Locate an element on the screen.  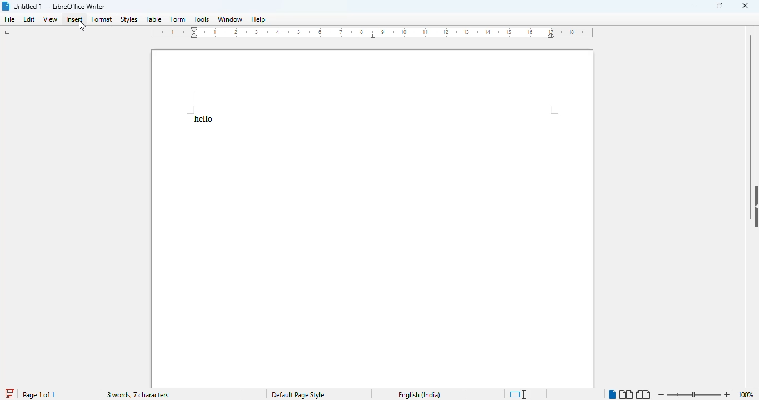
page 1 of 1 is located at coordinates (39, 395).